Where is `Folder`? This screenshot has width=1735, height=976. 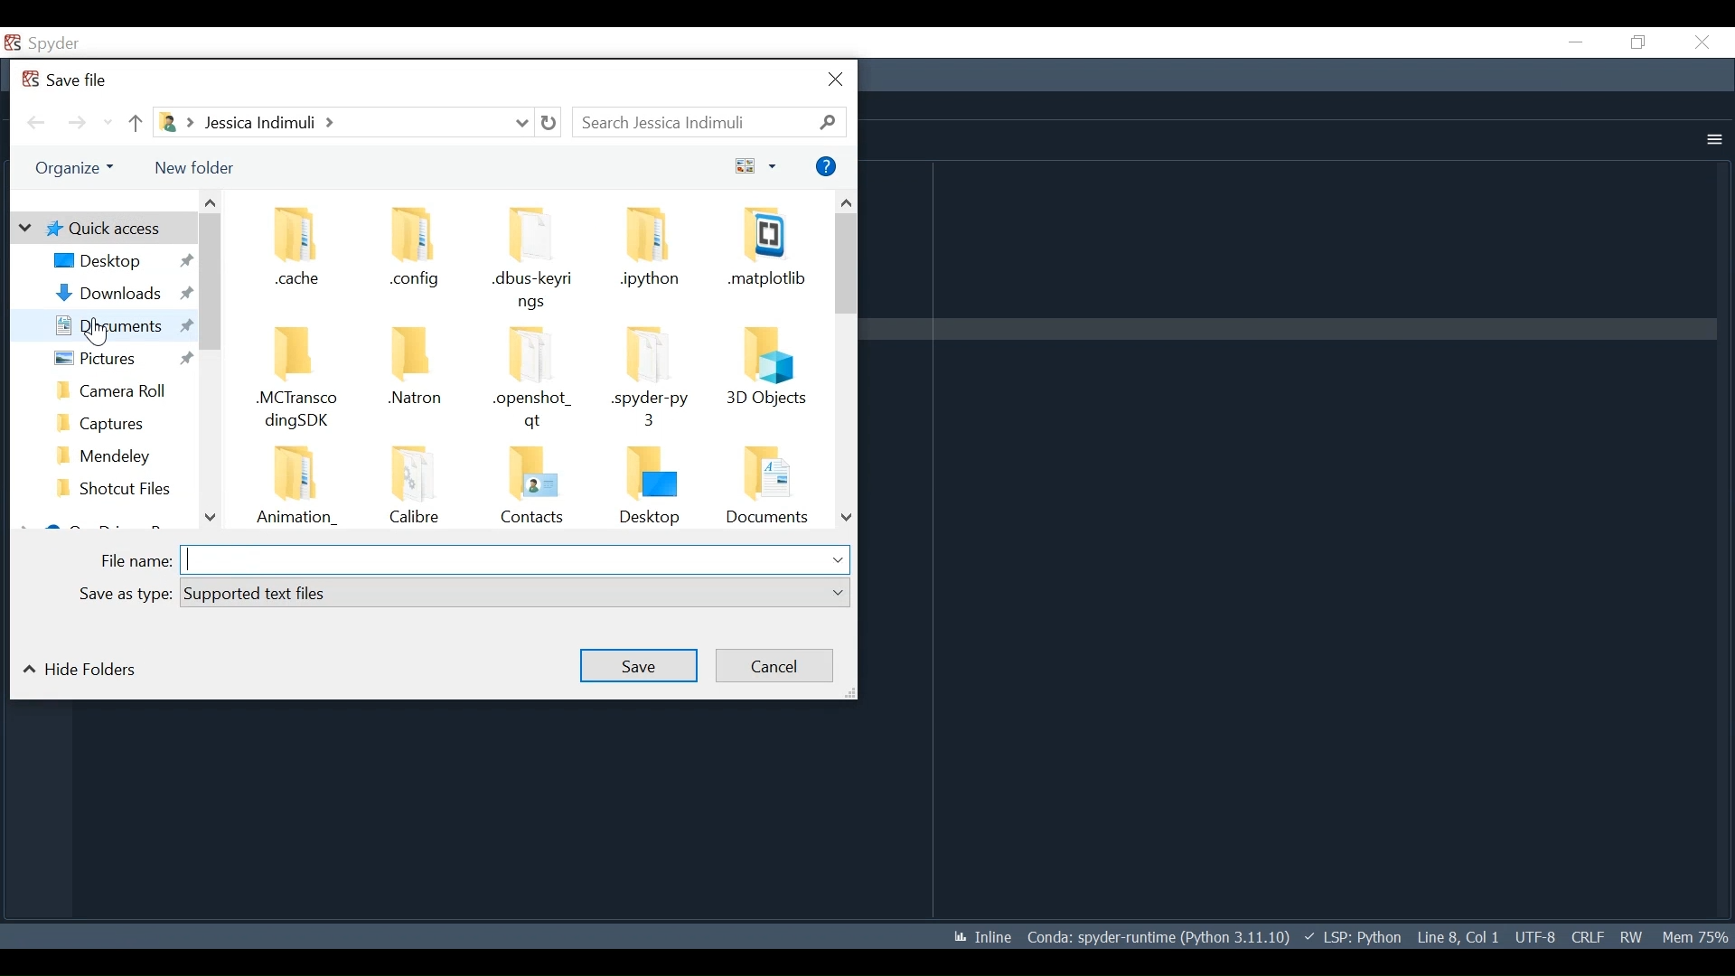 Folder is located at coordinates (652, 486).